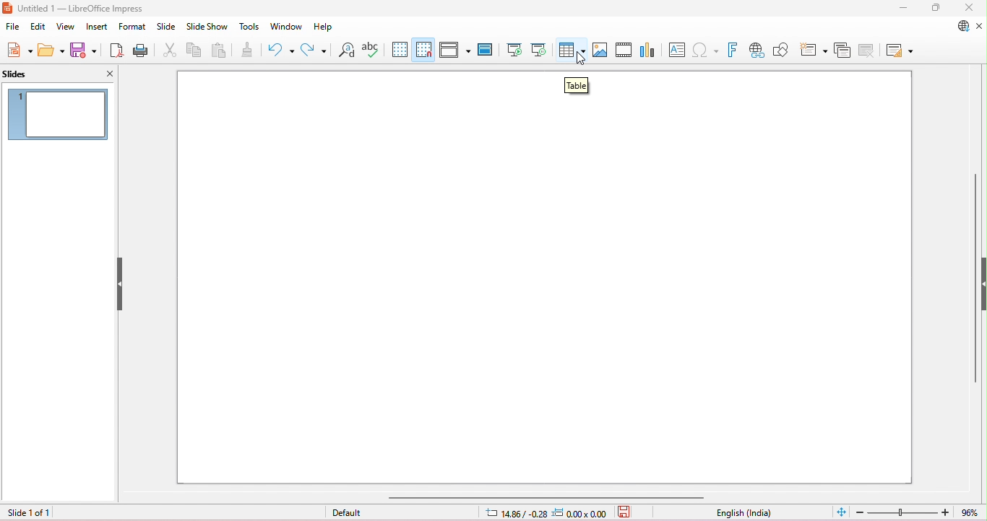 The image size is (987, 521). I want to click on default, so click(348, 512).